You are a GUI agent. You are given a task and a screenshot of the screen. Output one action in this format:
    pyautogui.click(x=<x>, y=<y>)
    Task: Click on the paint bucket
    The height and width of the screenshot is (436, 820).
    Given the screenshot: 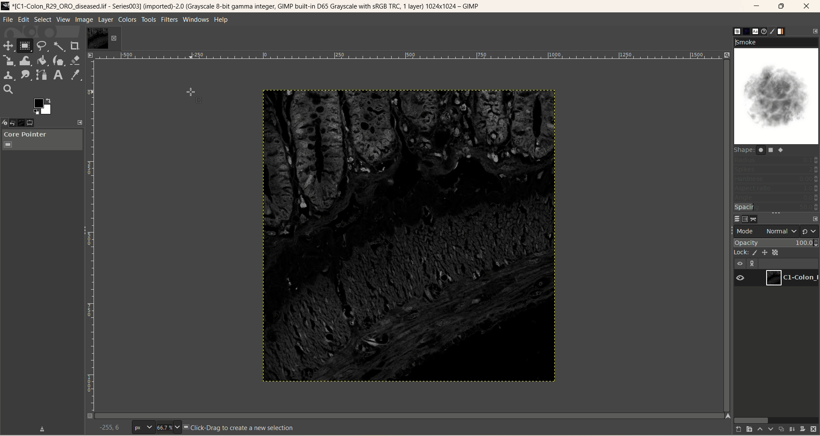 What is the action you would take?
    pyautogui.click(x=42, y=61)
    